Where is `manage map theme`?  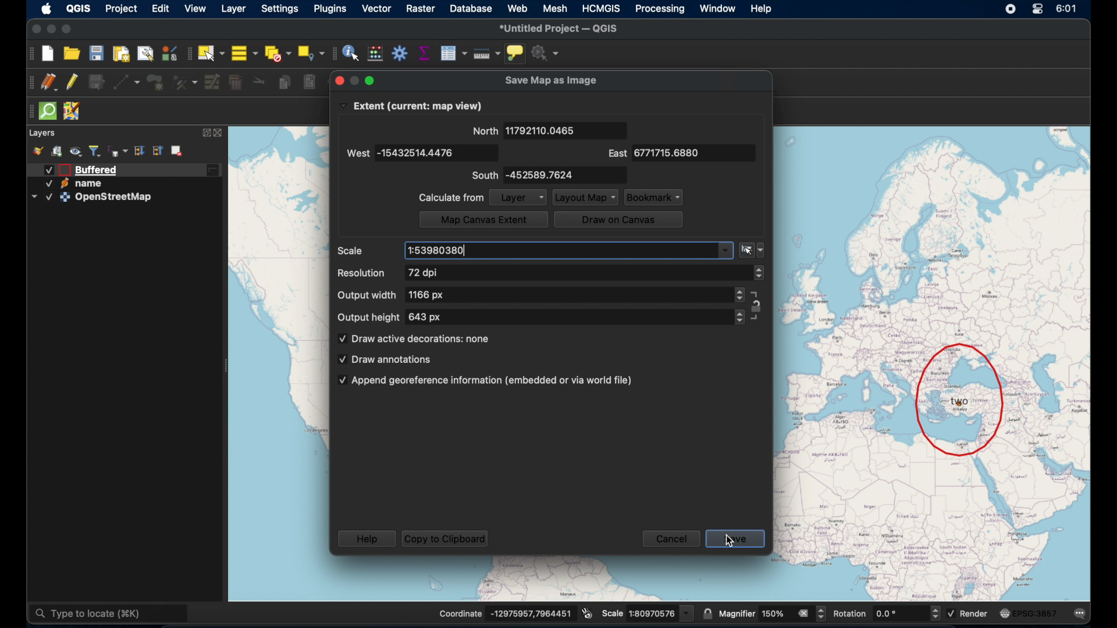 manage map theme is located at coordinates (76, 152).